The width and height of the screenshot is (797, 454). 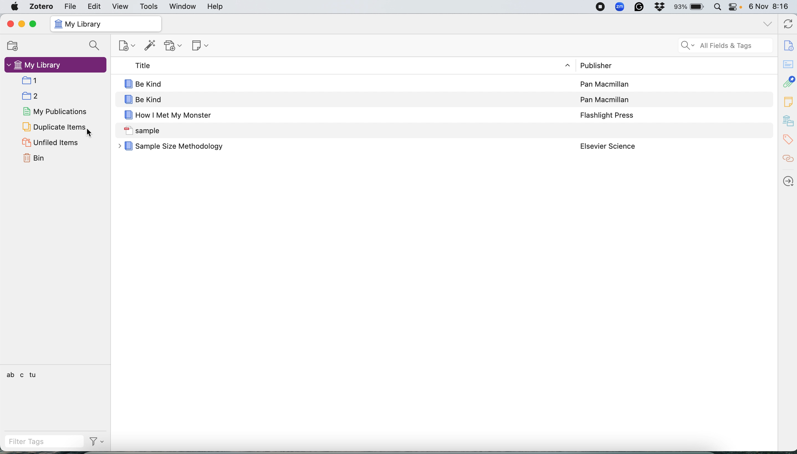 What do you see at coordinates (42, 7) in the screenshot?
I see `zotero` at bounding box center [42, 7].